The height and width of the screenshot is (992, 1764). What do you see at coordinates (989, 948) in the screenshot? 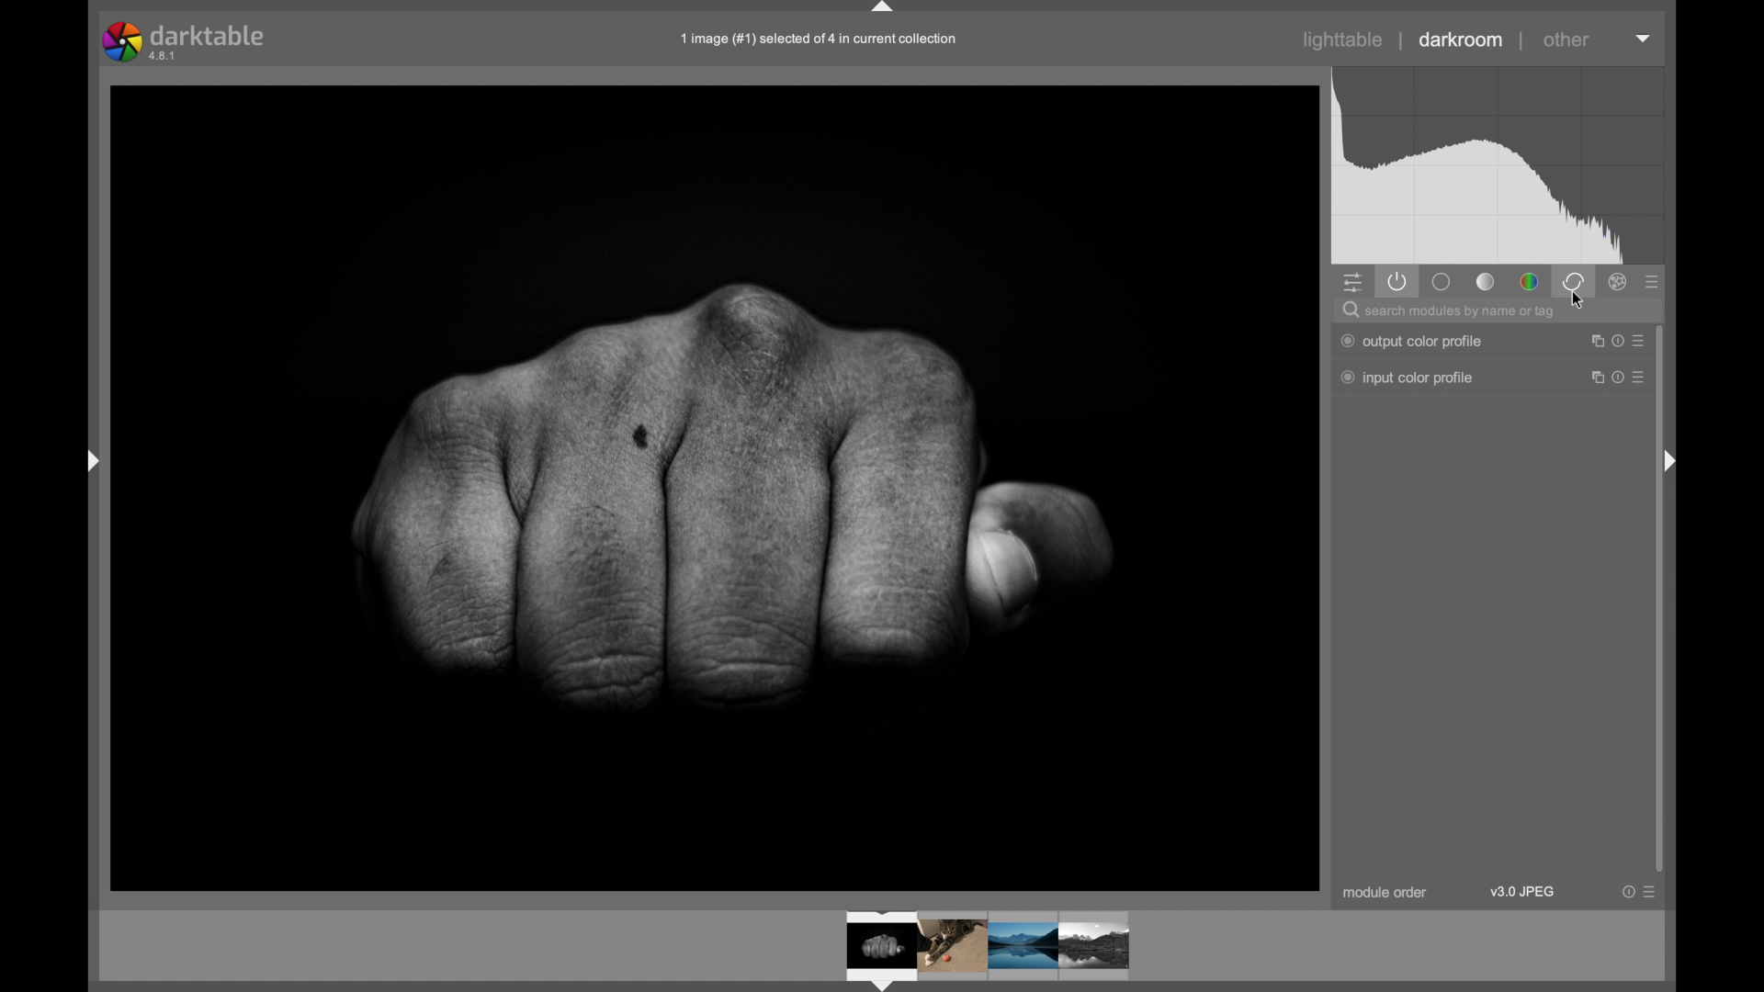
I see `photos preview` at bounding box center [989, 948].